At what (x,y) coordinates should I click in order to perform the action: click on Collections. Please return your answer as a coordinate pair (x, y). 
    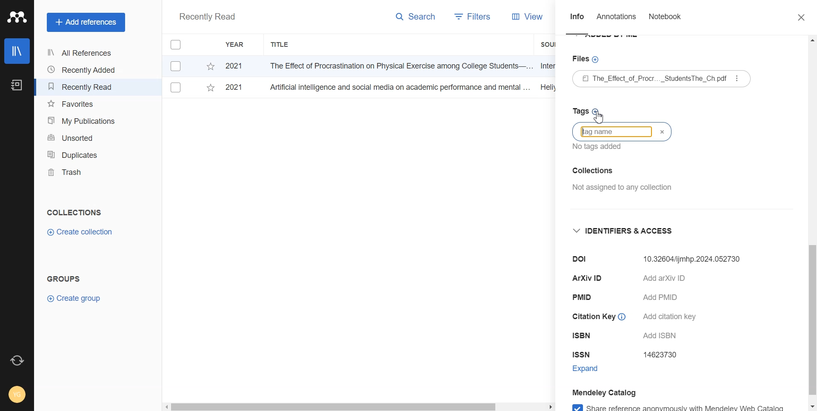
    Looking at the image, I should click on (74, 212).